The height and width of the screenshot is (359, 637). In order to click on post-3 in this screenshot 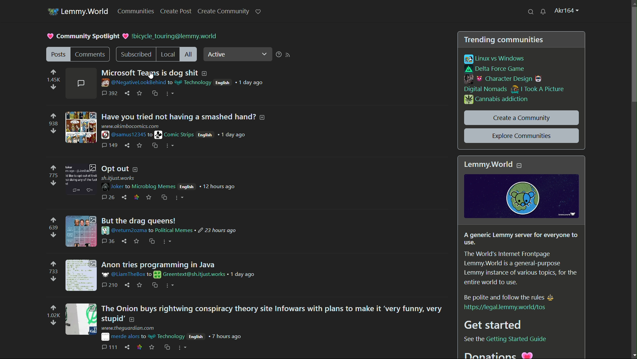, I will do `click(120, 168)`.